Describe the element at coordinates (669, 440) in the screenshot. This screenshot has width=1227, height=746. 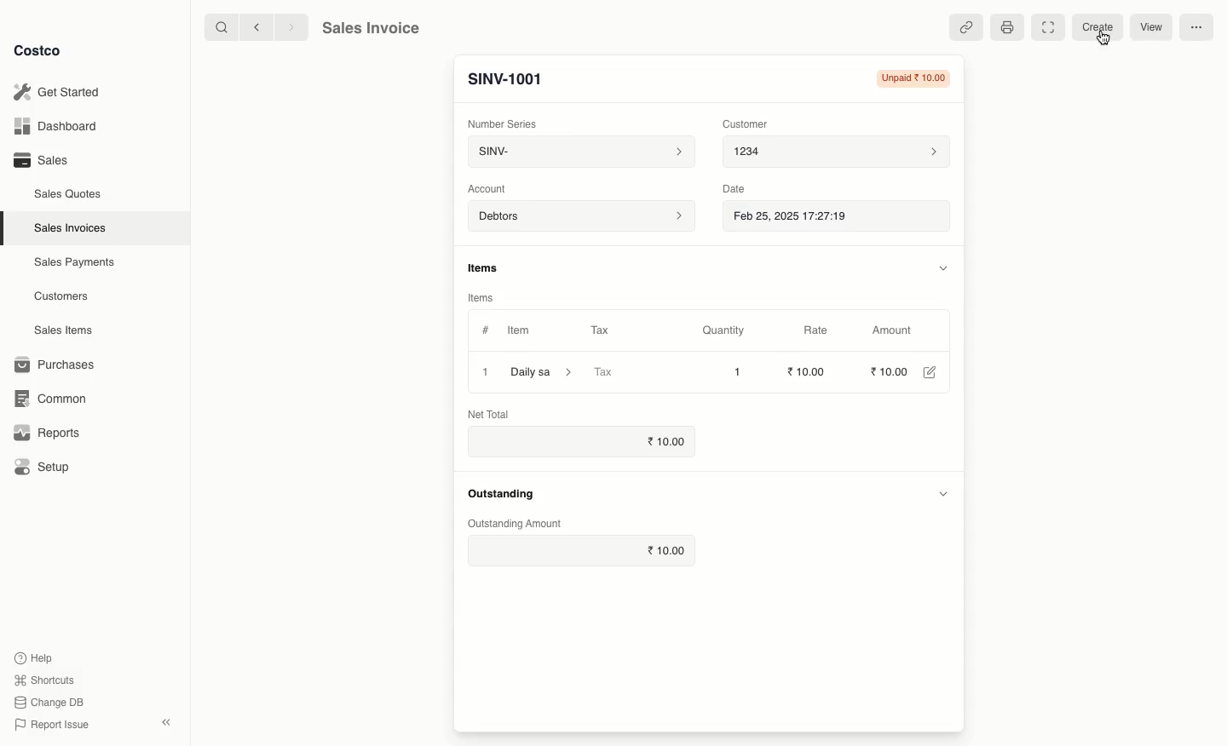
I see `10.00` at that location.